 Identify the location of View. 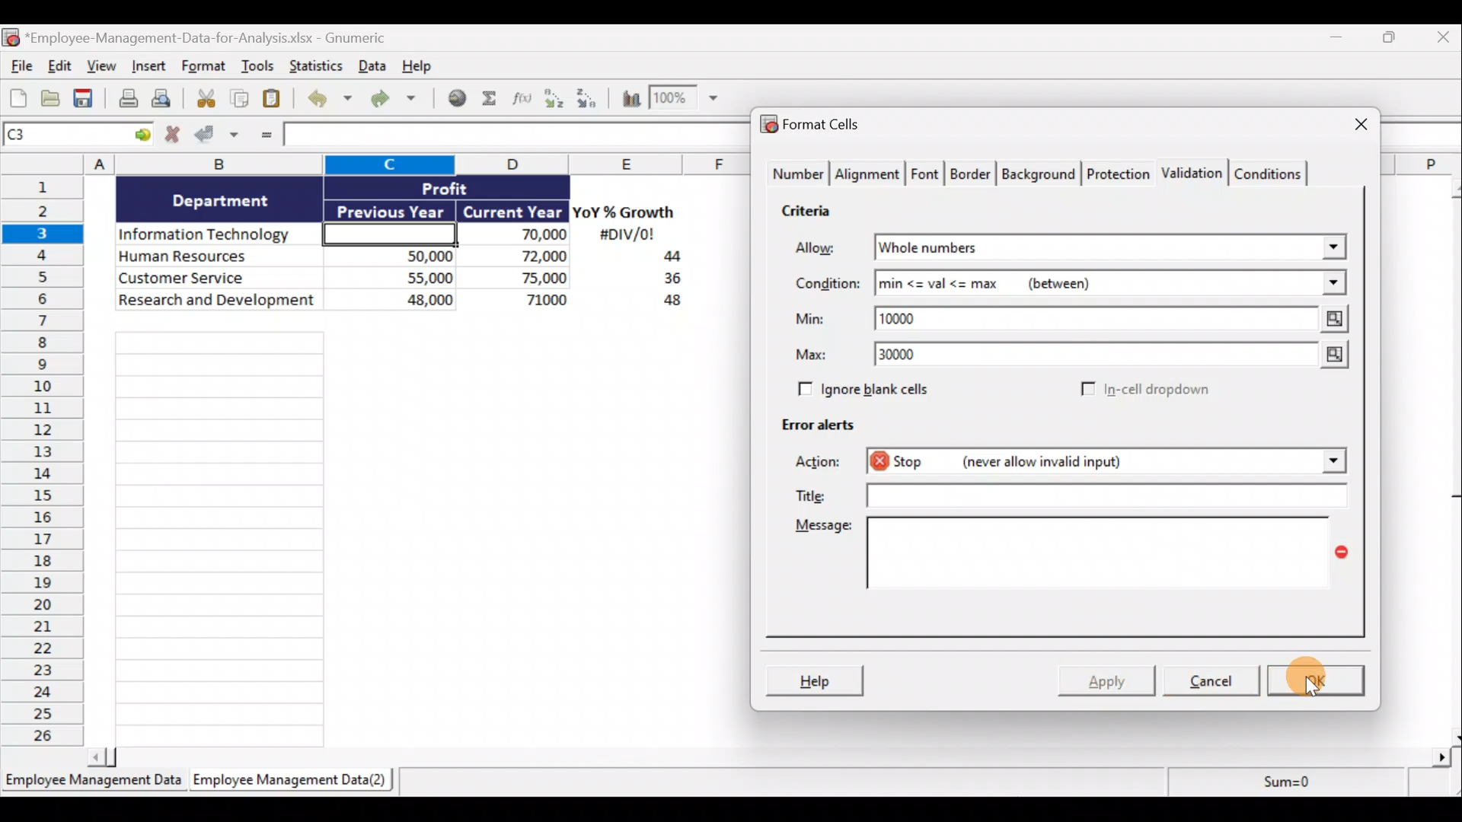
(104, 68).